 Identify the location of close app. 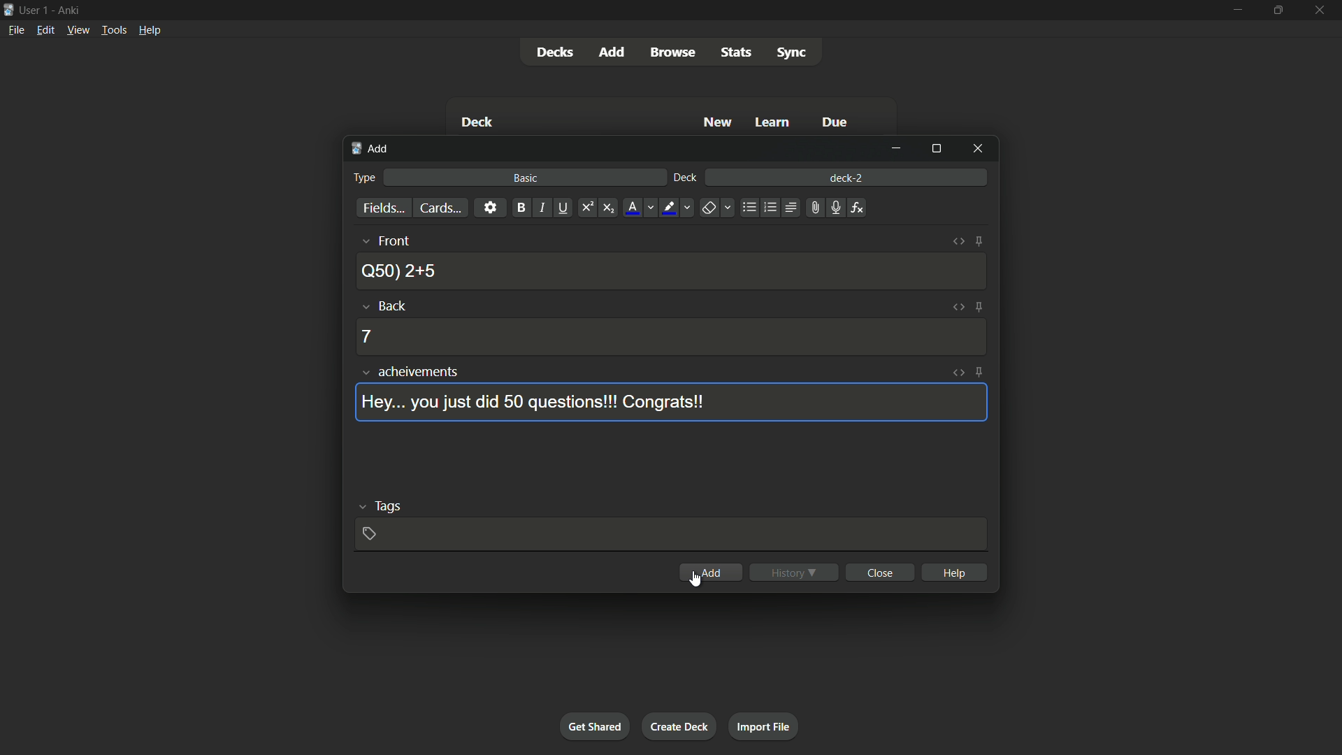
(1322, 10).